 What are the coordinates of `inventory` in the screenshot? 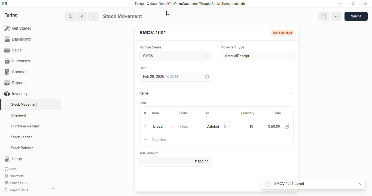 It's located at (16, 94).